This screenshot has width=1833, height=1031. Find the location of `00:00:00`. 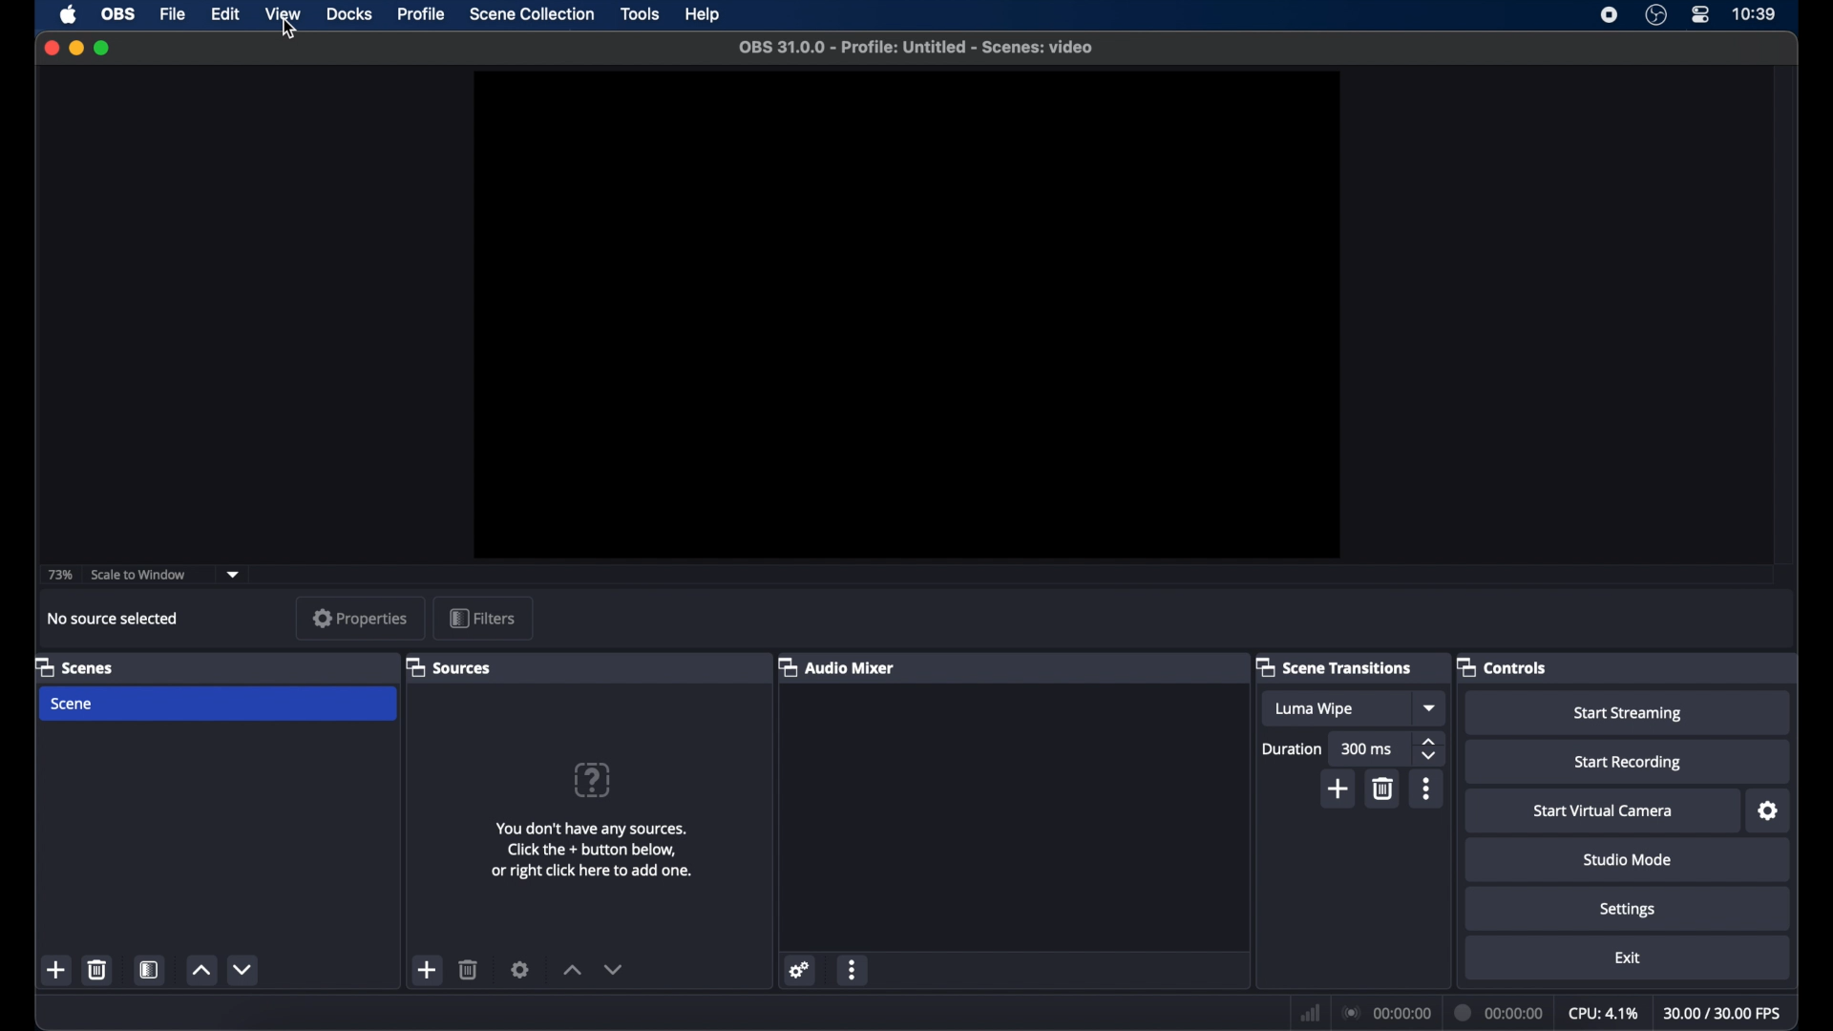

00:00:00 is located at coordinates (1388, 1013).